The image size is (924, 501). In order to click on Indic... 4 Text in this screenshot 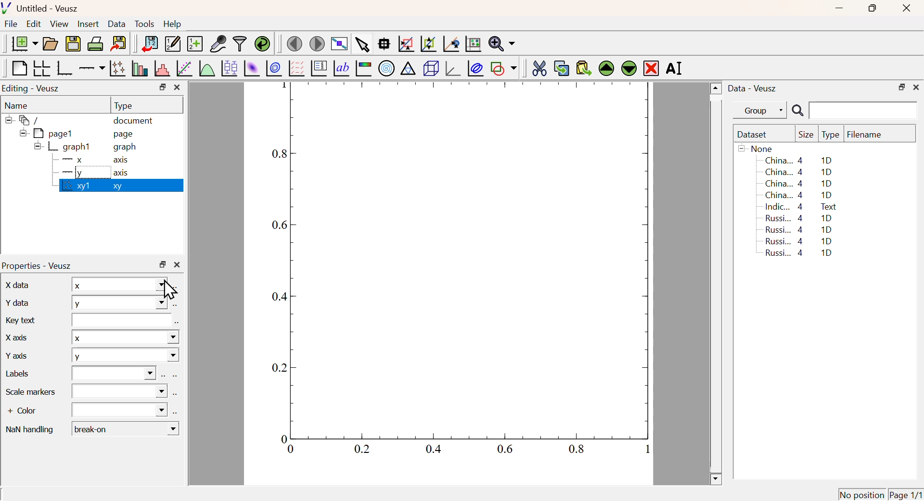, I will do `click(801, 207)`.